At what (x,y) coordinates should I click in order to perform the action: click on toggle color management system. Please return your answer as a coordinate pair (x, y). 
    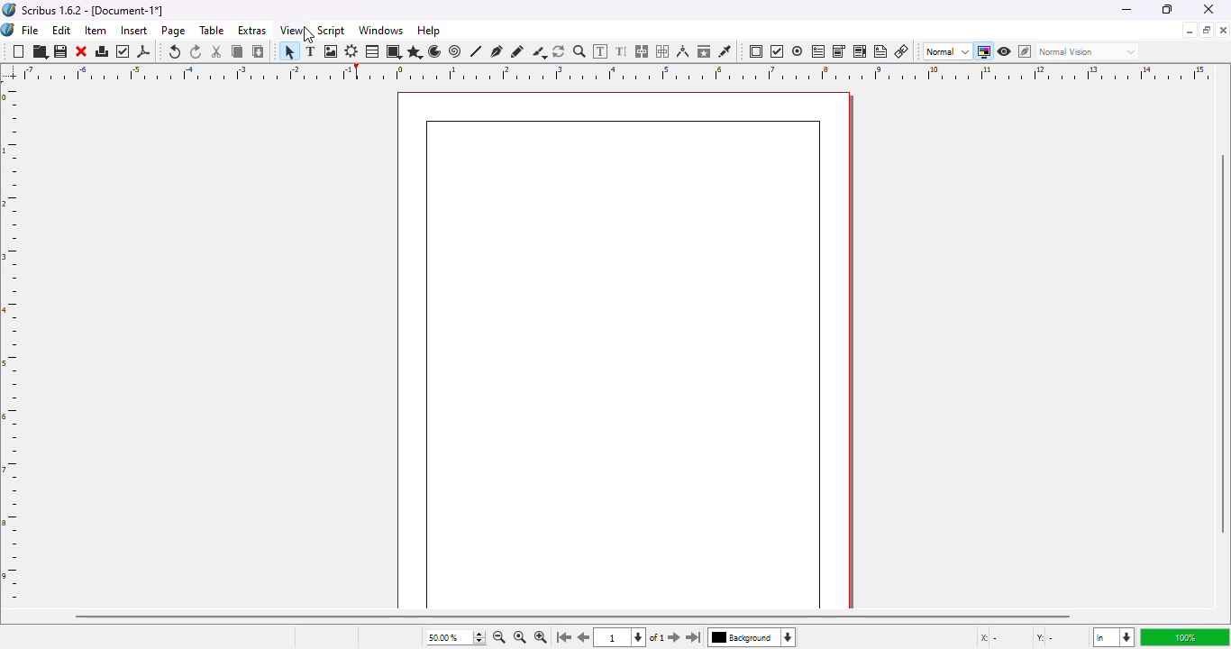
    Looking at the image, I should click on (983, 51).